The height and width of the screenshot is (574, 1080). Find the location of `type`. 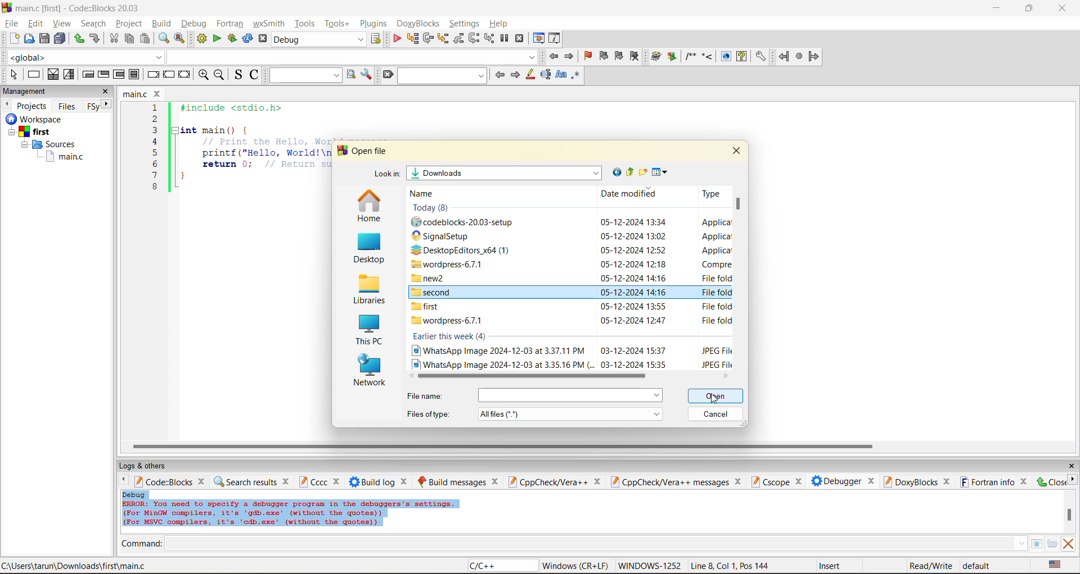

type is located at coordinates (715, 364).